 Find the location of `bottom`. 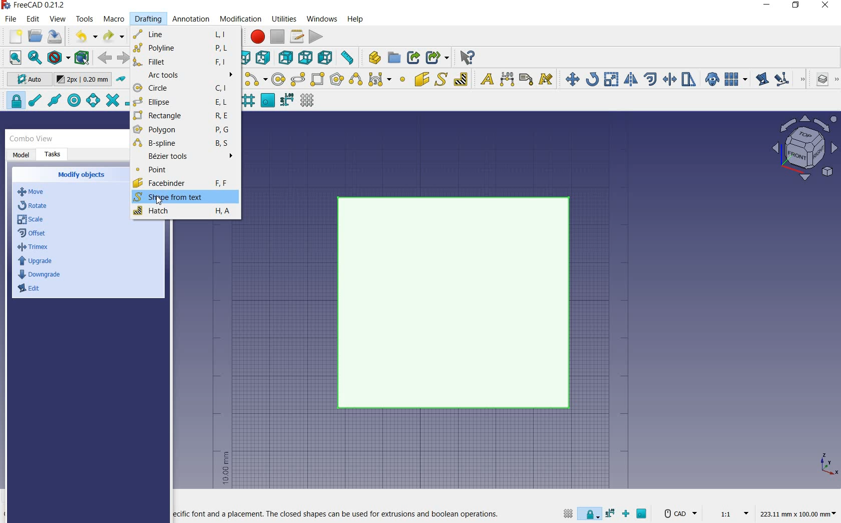

bottom is located at coordinates (306, 58).